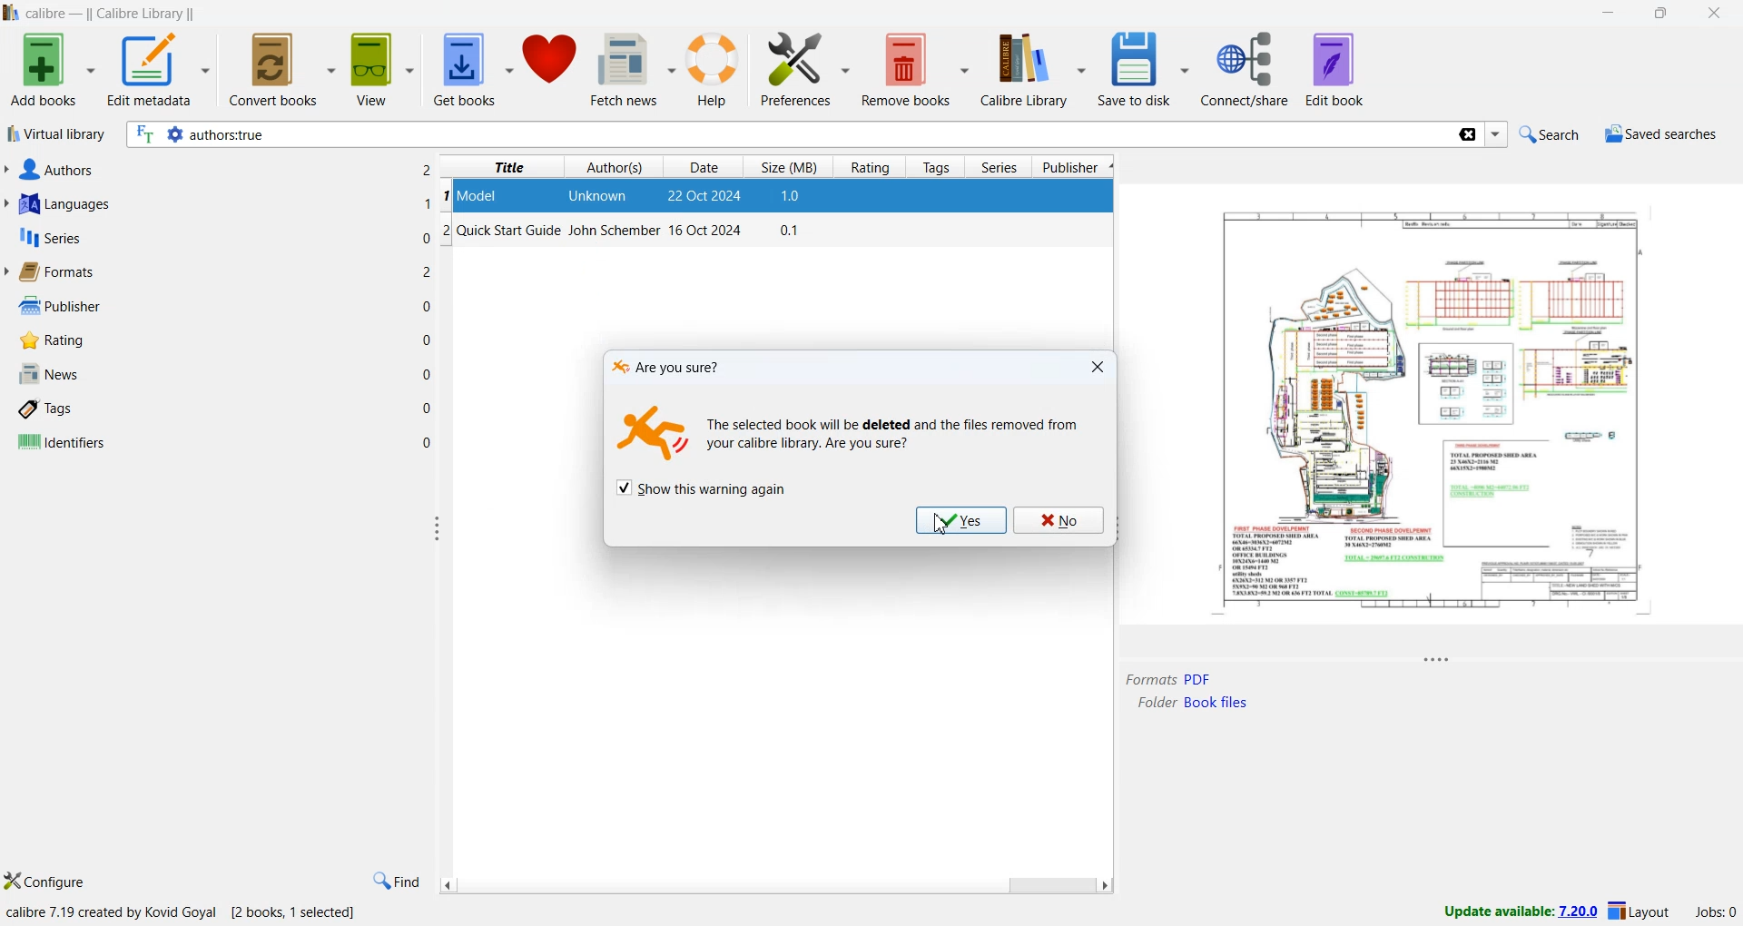 The height and width of the screenshot is (926, 1743). Describe the element at coordinates (1000, 169) in the screenshot. I see `series` at that location.